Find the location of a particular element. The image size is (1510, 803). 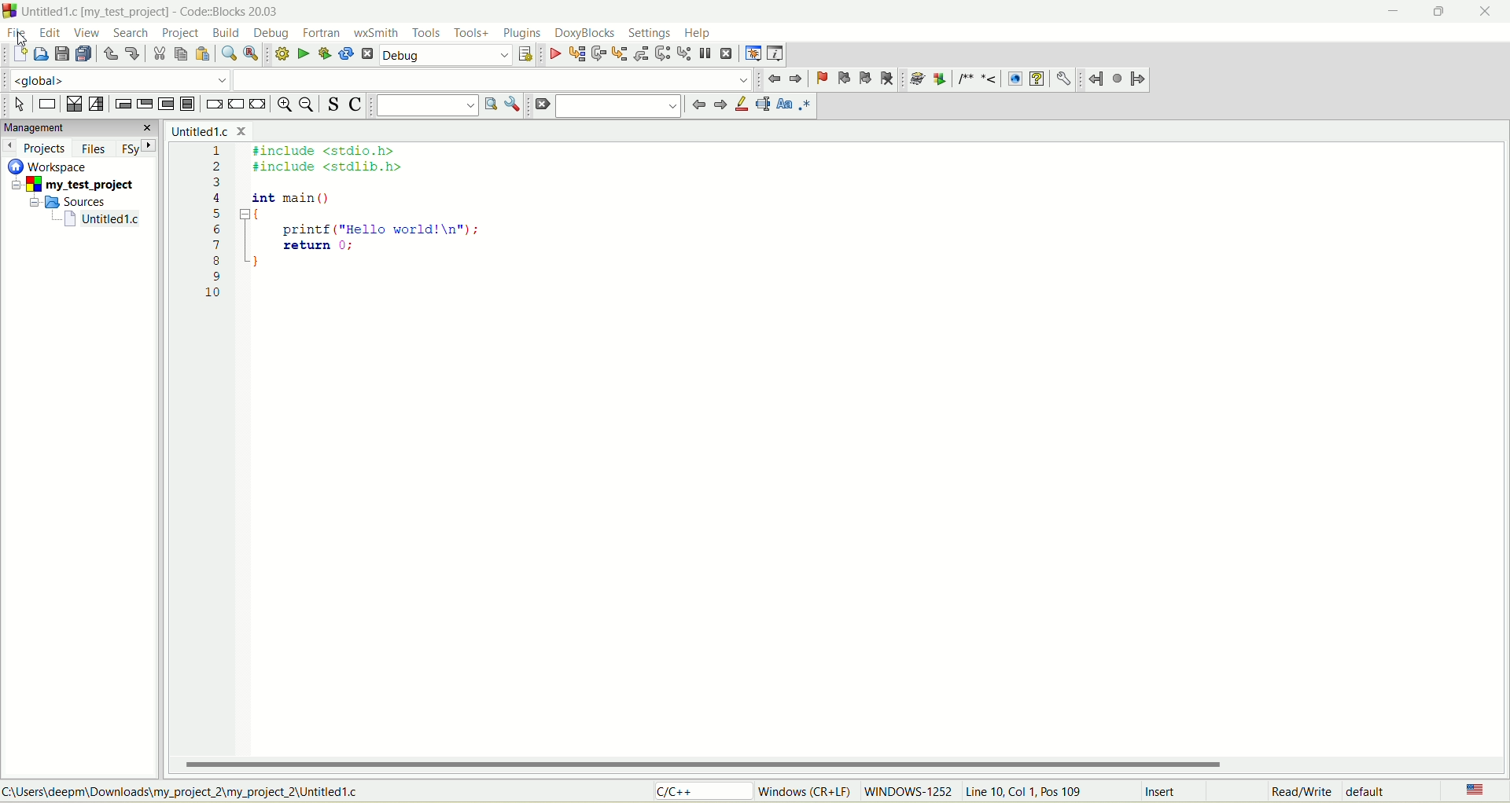

debugging is located at coordinates (753, 53).